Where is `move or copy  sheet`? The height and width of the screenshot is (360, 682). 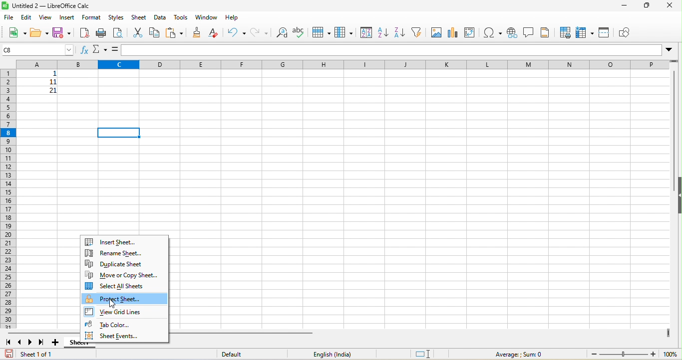 move or copy  sheet is located at coordinates (125, 275).